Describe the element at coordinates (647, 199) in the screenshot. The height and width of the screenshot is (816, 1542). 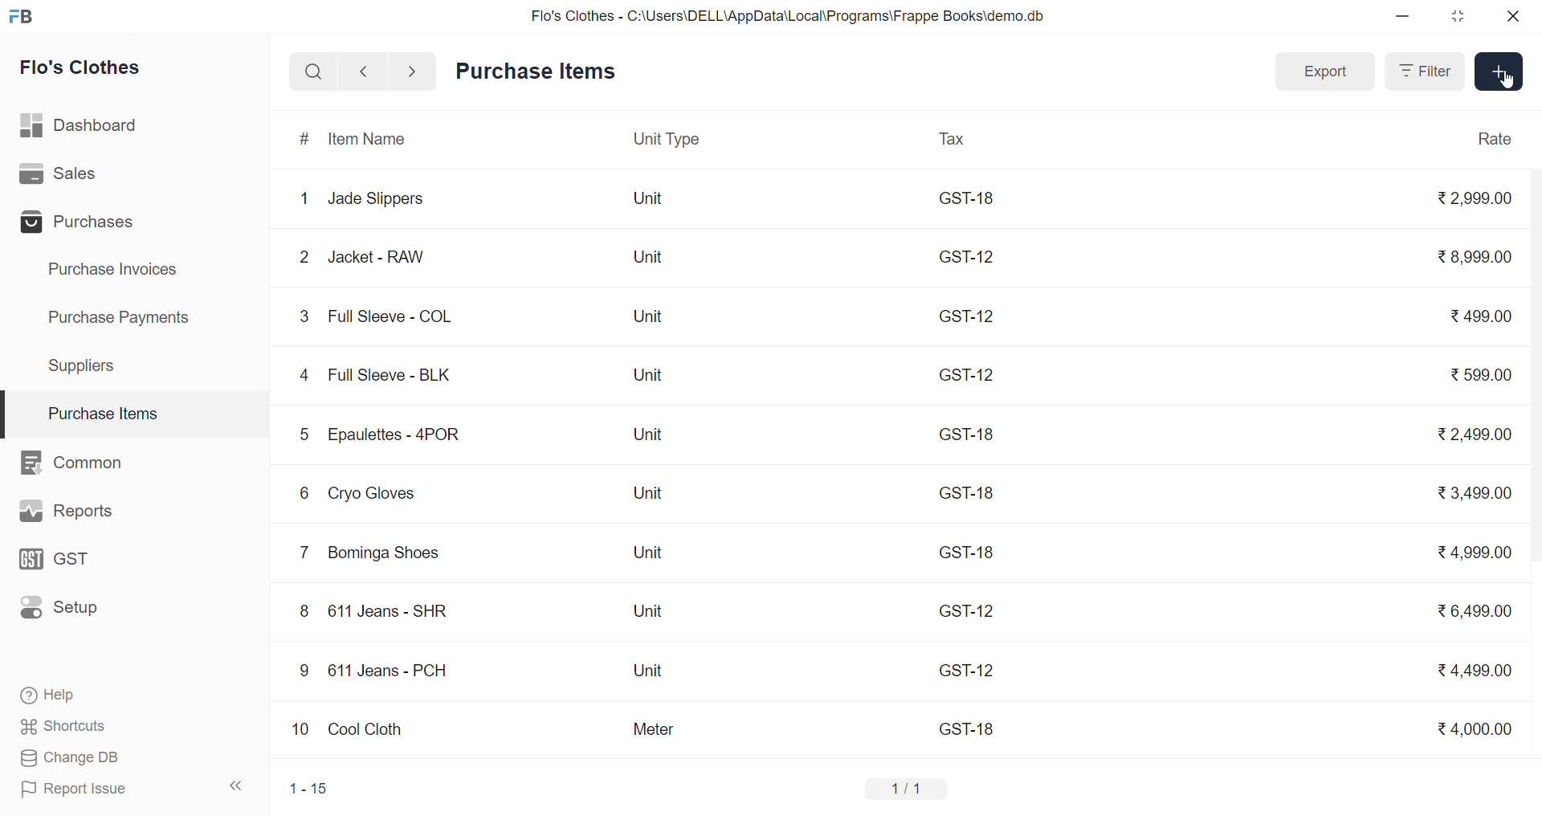
I see `Unit` at that location.